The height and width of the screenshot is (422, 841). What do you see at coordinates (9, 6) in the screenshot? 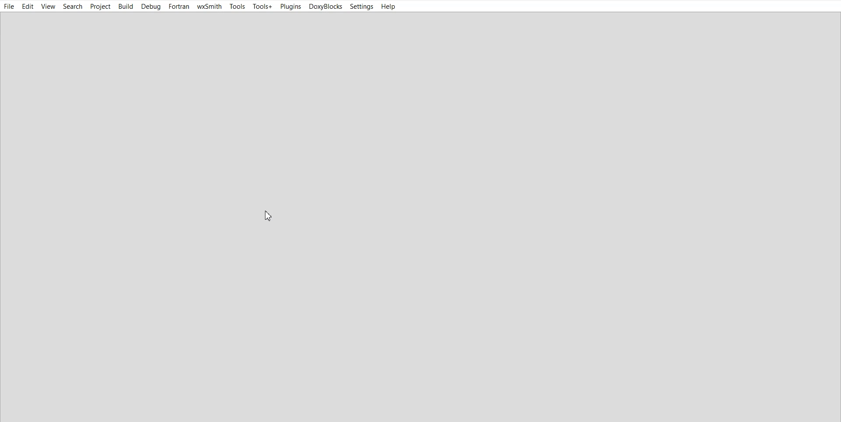
I see `File` at bounding box center [9, 6].